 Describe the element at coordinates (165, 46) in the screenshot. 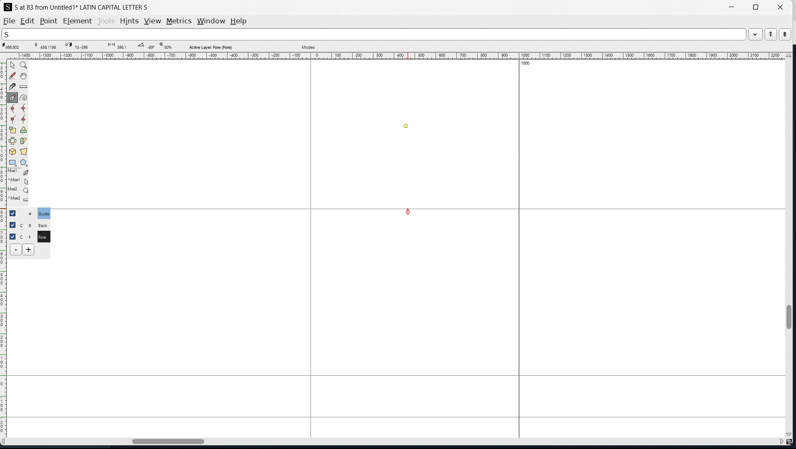

I see `zoom level` at that location.